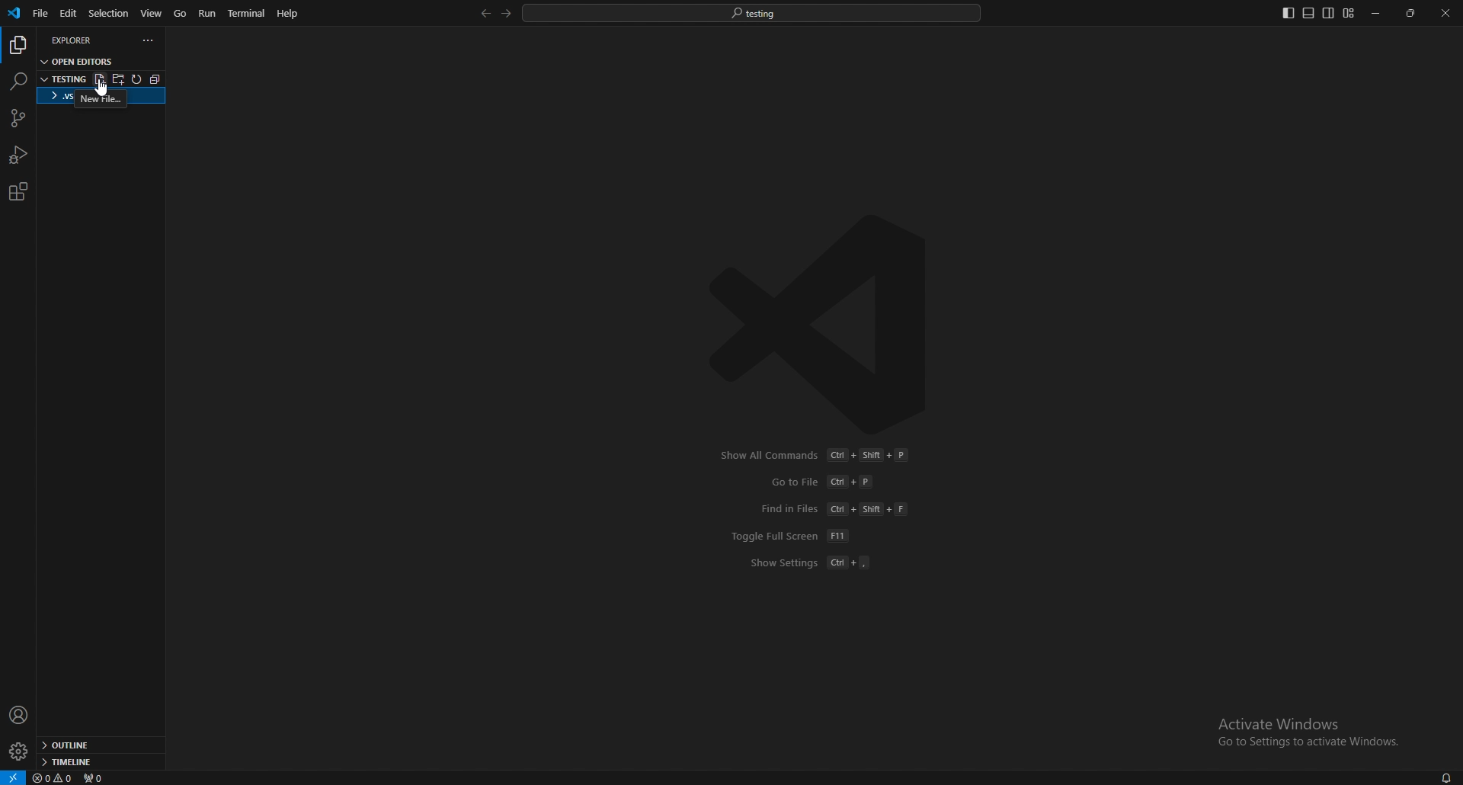 Image resolution: width=1463 pixels, height=785 pixels. What do you see at coordinates (482, 14) in the screenshot?
I see `back` at bounding box center [482, 14].